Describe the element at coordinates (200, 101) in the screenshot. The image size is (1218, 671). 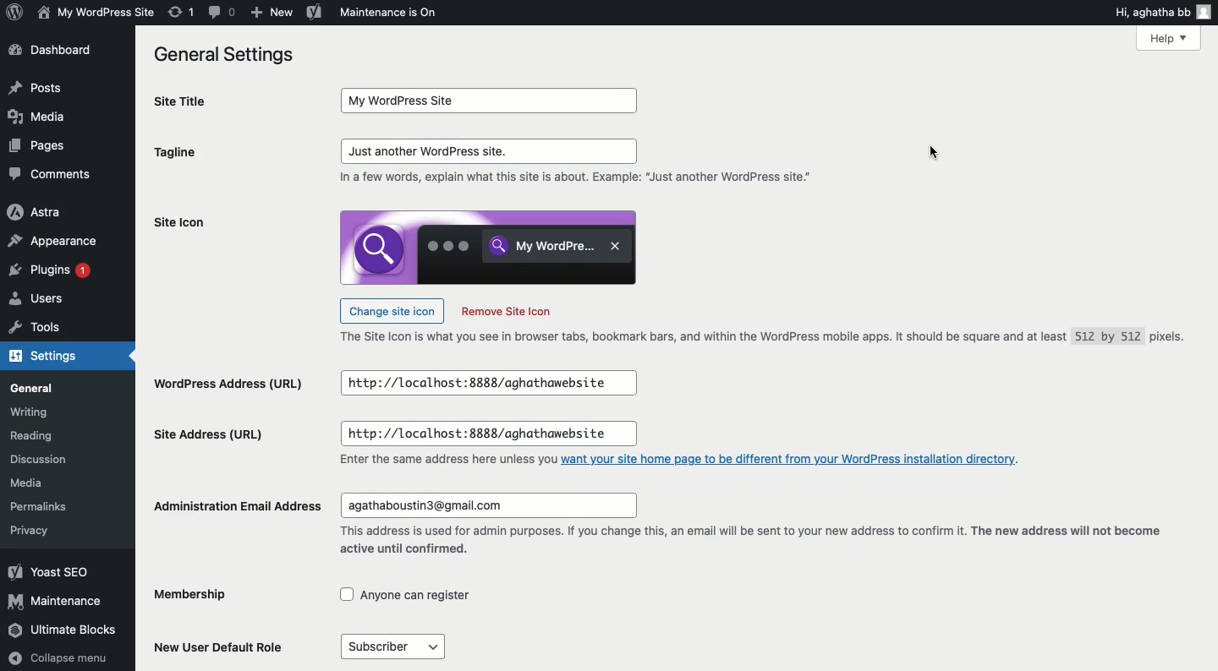
I see `Site title` at that location.